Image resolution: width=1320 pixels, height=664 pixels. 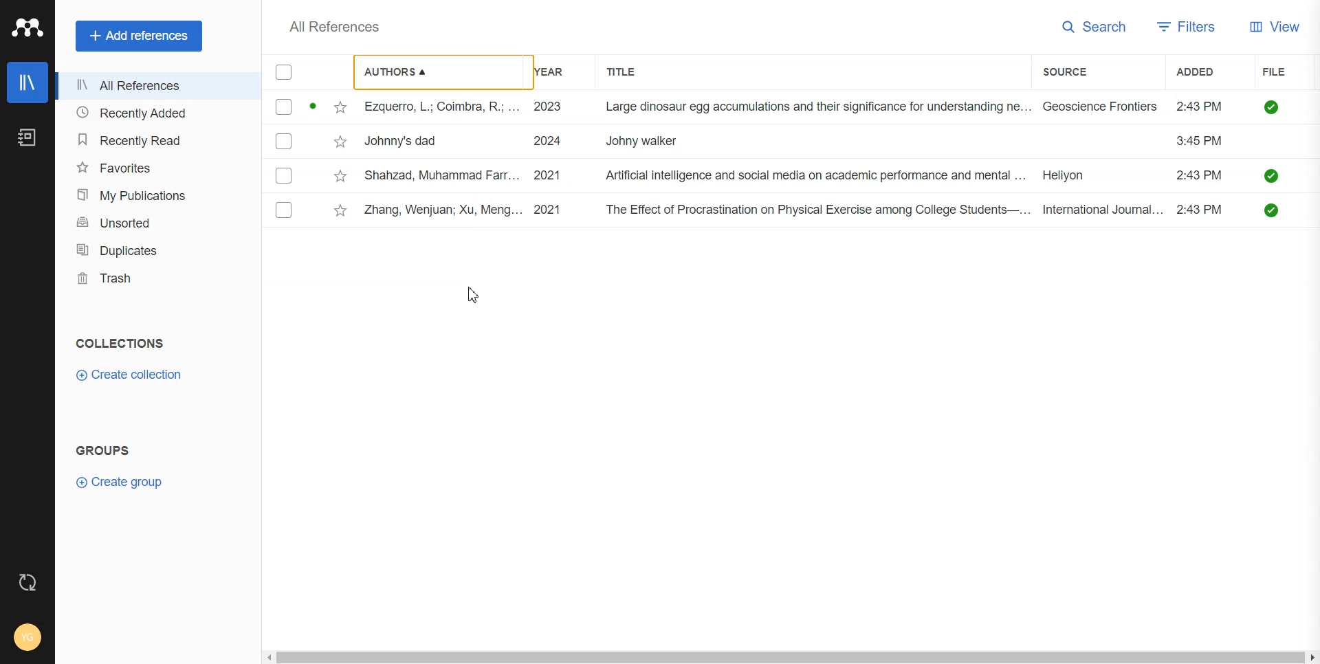 I want to click on unread, so click(x=312, y=107).